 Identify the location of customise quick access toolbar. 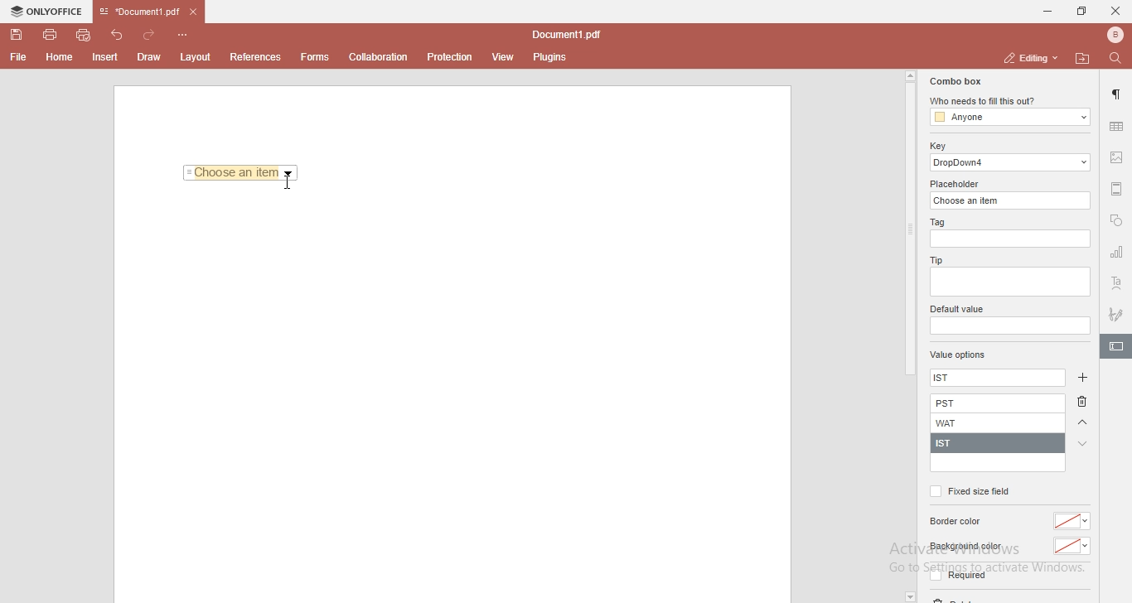
(186, 34).